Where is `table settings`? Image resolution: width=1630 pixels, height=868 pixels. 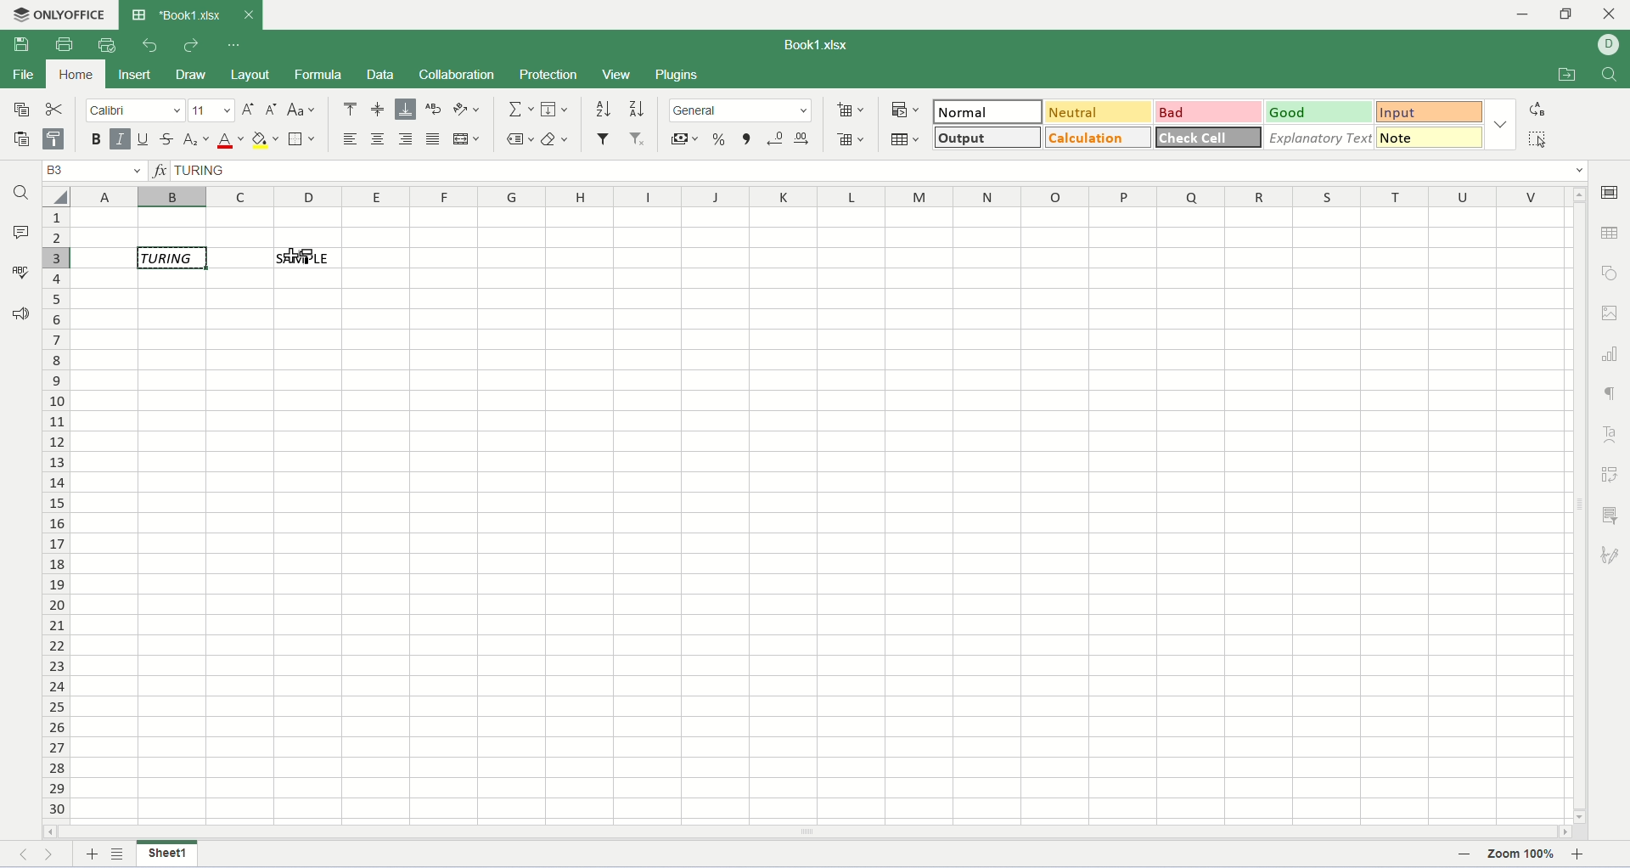
table settings is located at coordinates (1611, 234).